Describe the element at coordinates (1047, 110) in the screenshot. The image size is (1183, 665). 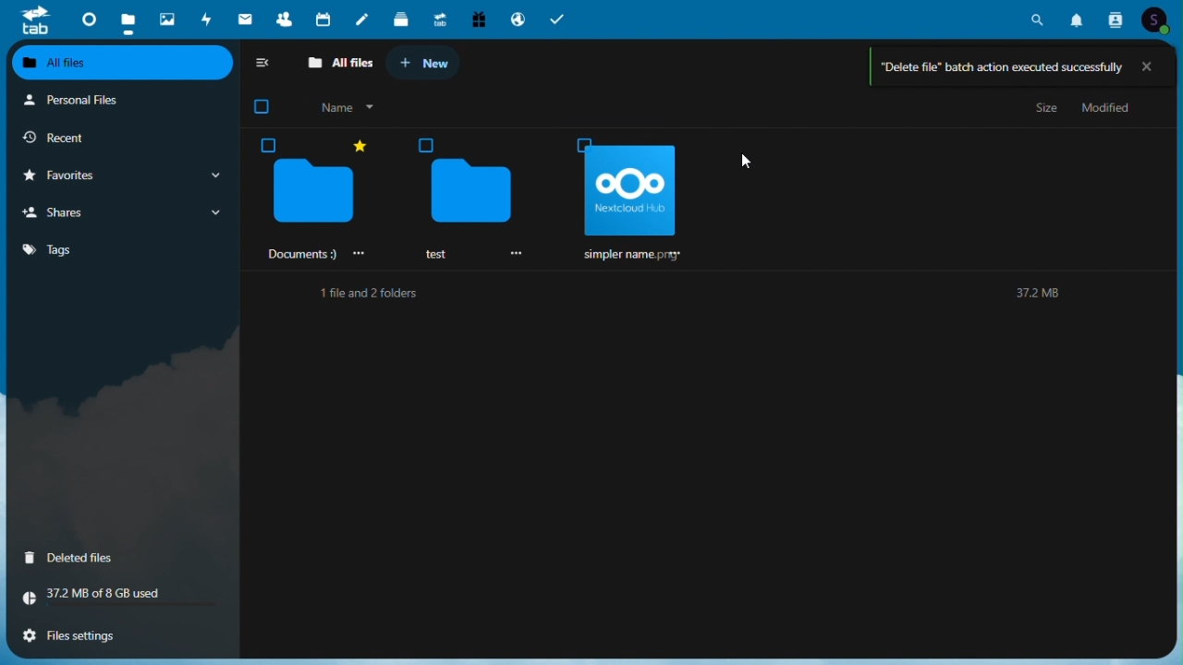
I see `size` at that location.